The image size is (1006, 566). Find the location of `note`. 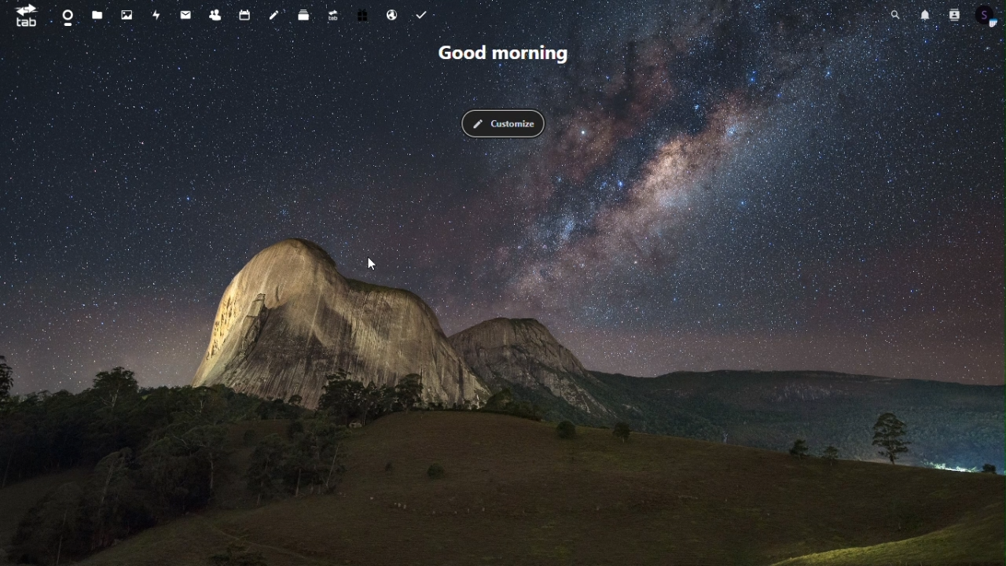

note is located at coordinates (274, 13).